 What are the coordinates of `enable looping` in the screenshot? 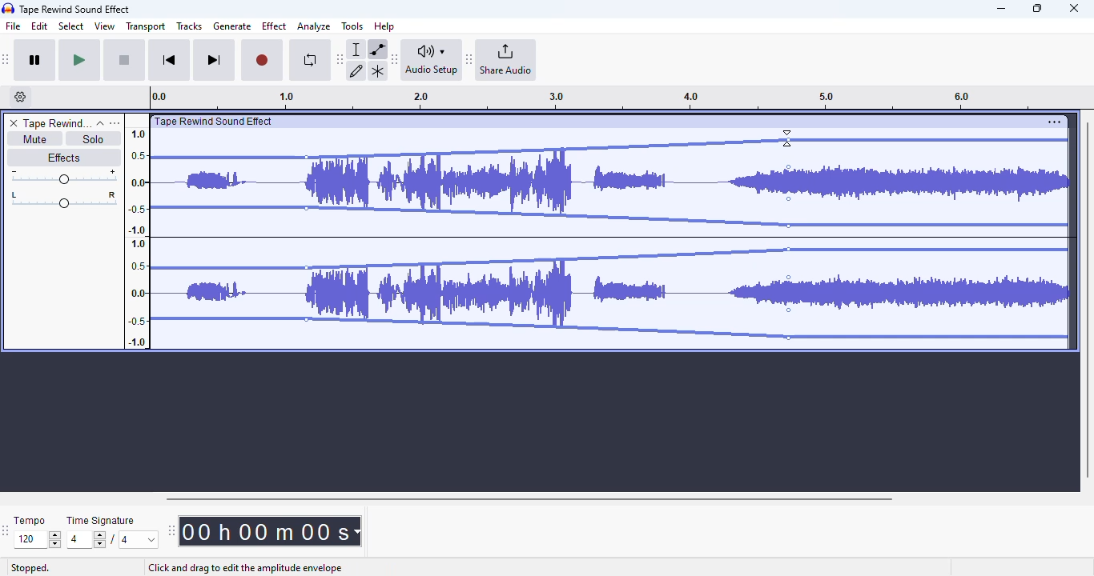 It's located at (309, 60).